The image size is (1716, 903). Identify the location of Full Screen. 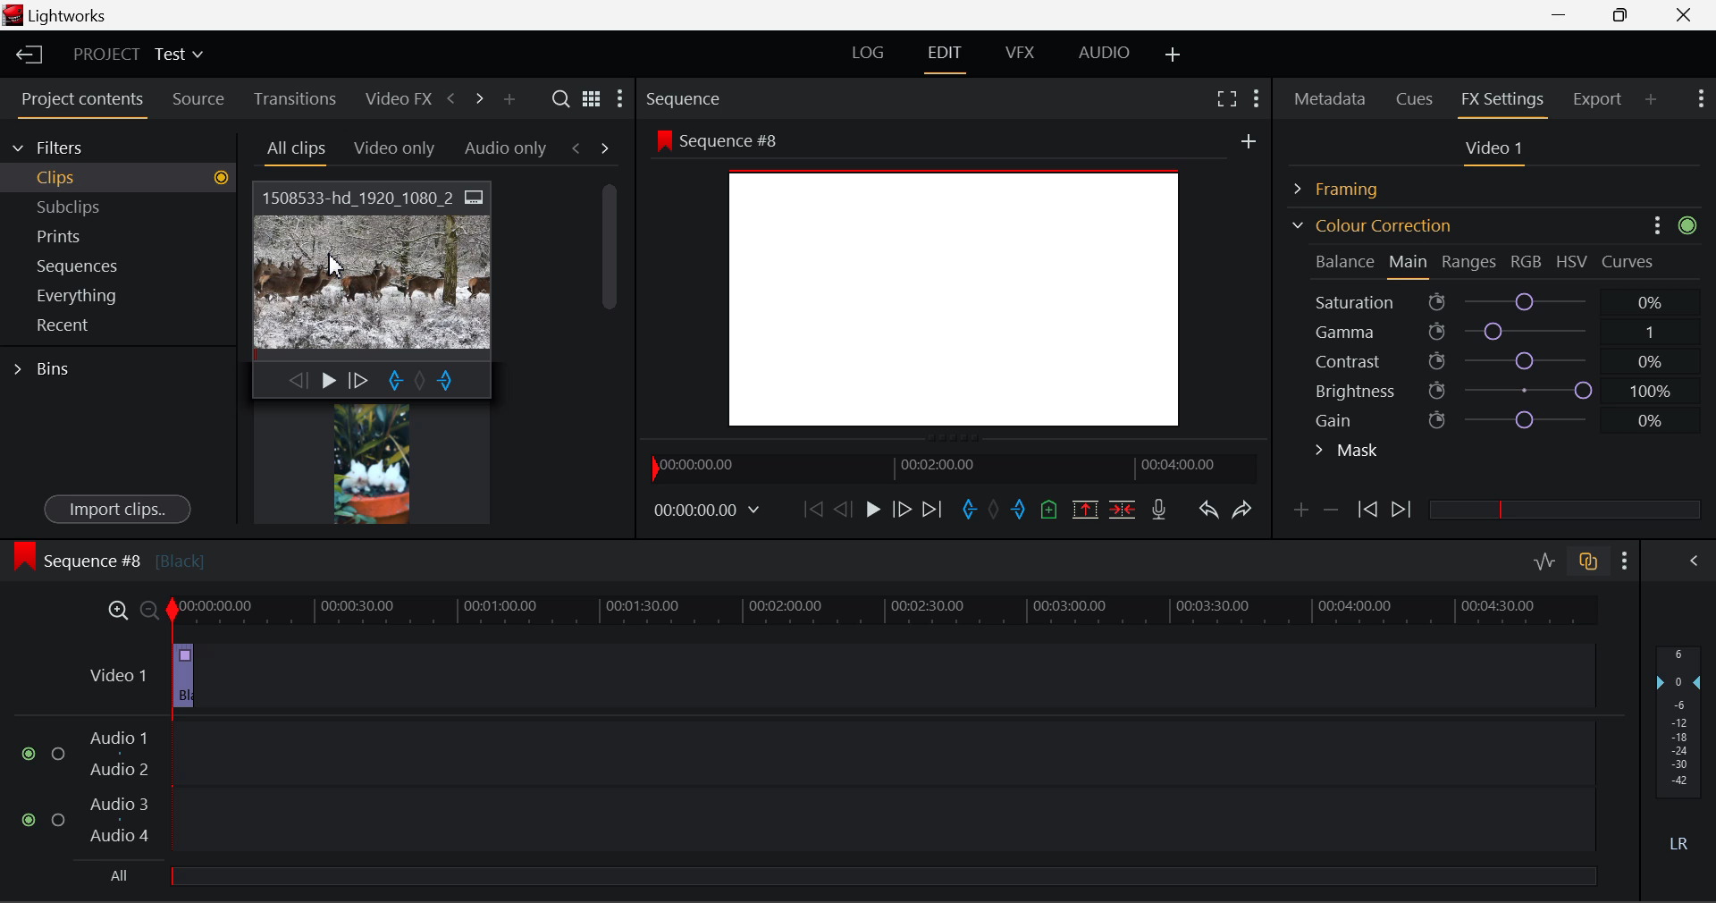
(1226, 97).